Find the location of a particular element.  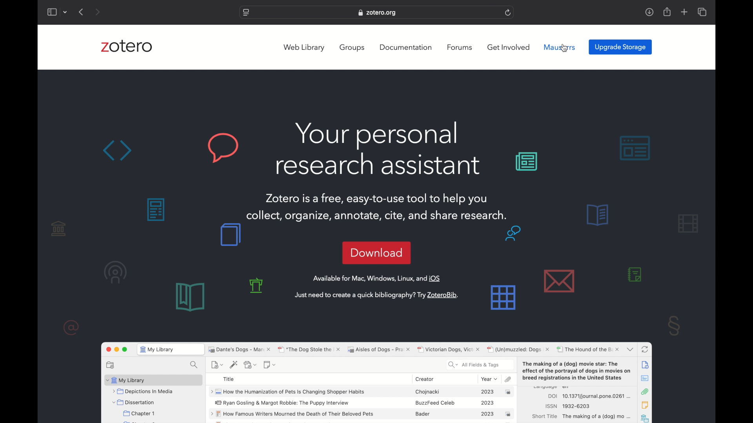

show sidebar is located at coordinates (51, 12).